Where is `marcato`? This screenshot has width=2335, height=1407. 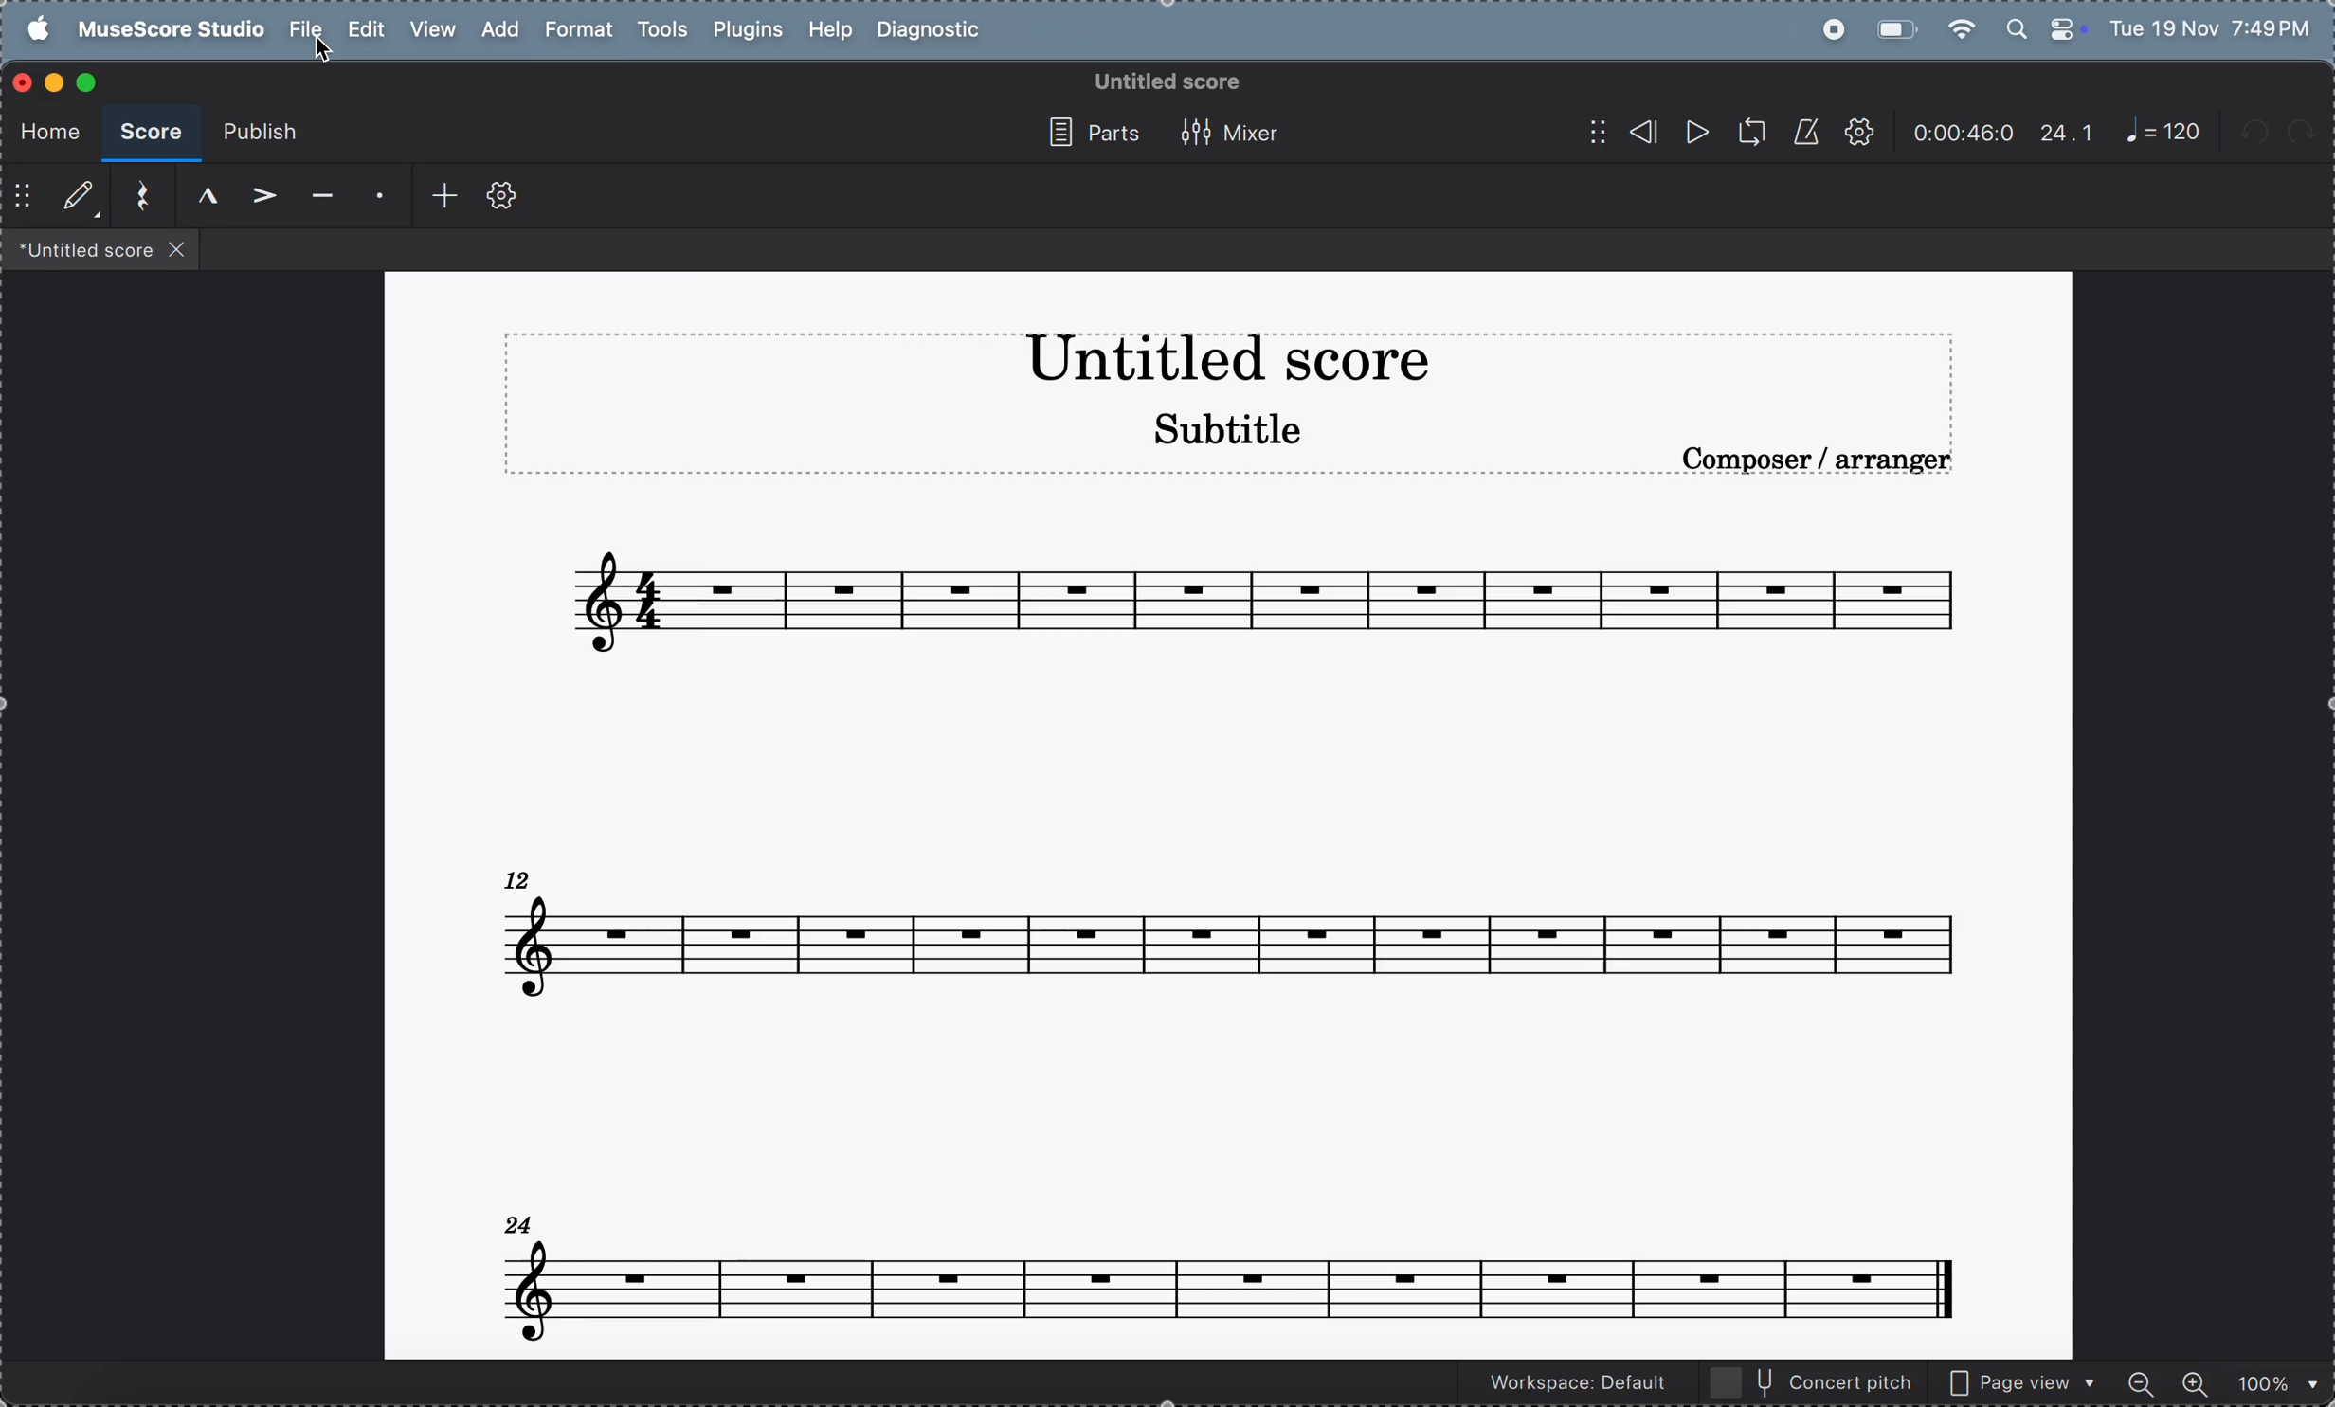 marcato is located at coordinates (199, 196).